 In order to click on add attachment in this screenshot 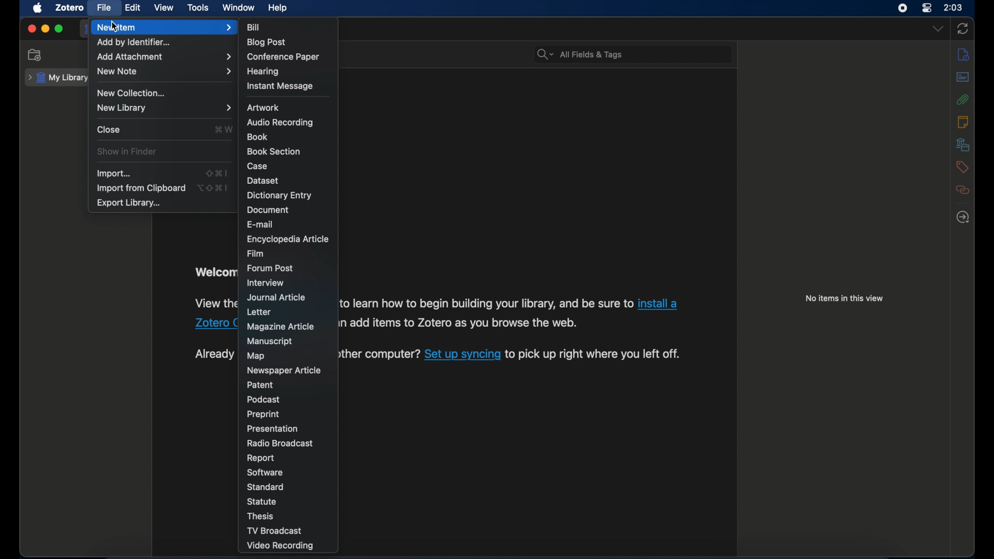, I will do `click(164, 57)`.